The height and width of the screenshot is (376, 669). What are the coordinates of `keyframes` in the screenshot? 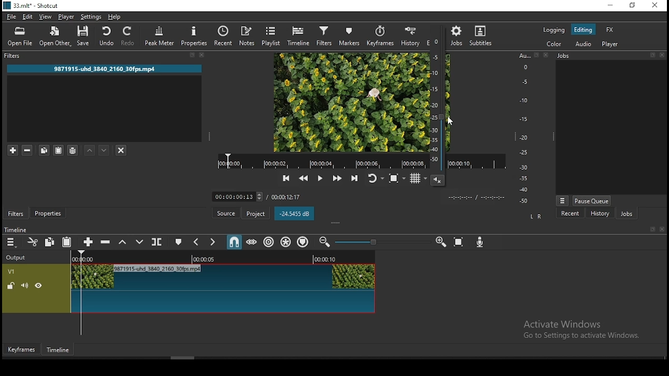 It's located at (24, 349).